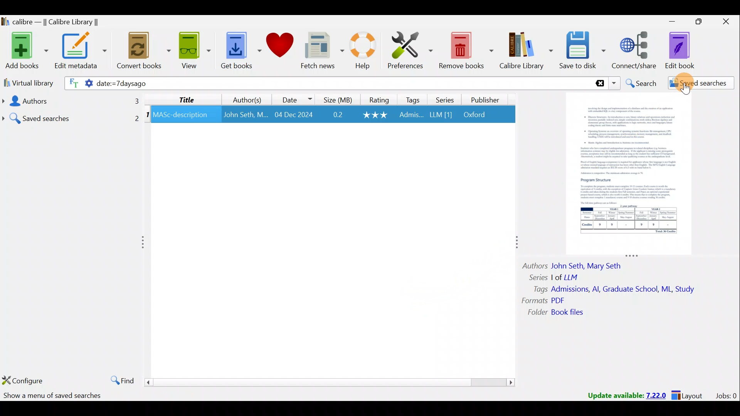  What do you see at coordinates (486, 101) in the screenshot?
I see `Publisher` at bounding box center [486, 101].